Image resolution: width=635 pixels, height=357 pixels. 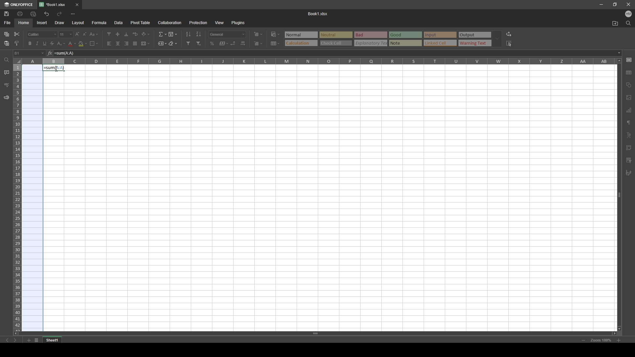 What do you see at coordinates (212, 44) in the screenshot?
I see `percentage style` at bounding box center [212, 44].